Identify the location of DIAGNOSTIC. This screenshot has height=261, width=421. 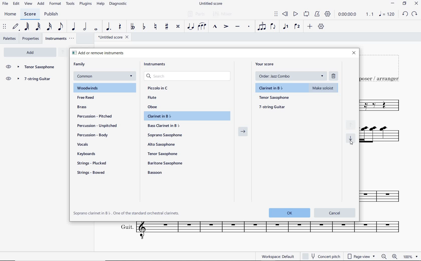
(118, 4).